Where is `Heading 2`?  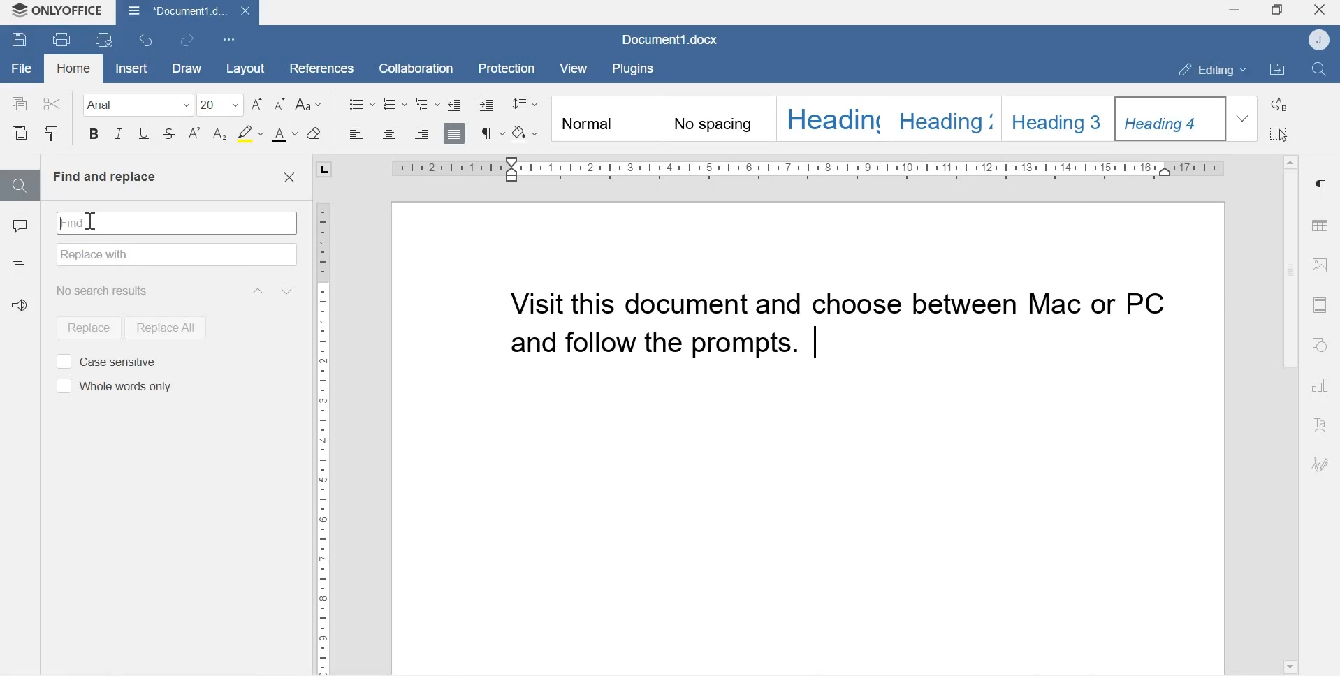 Heading 2 is located at coordinates (947, 117).